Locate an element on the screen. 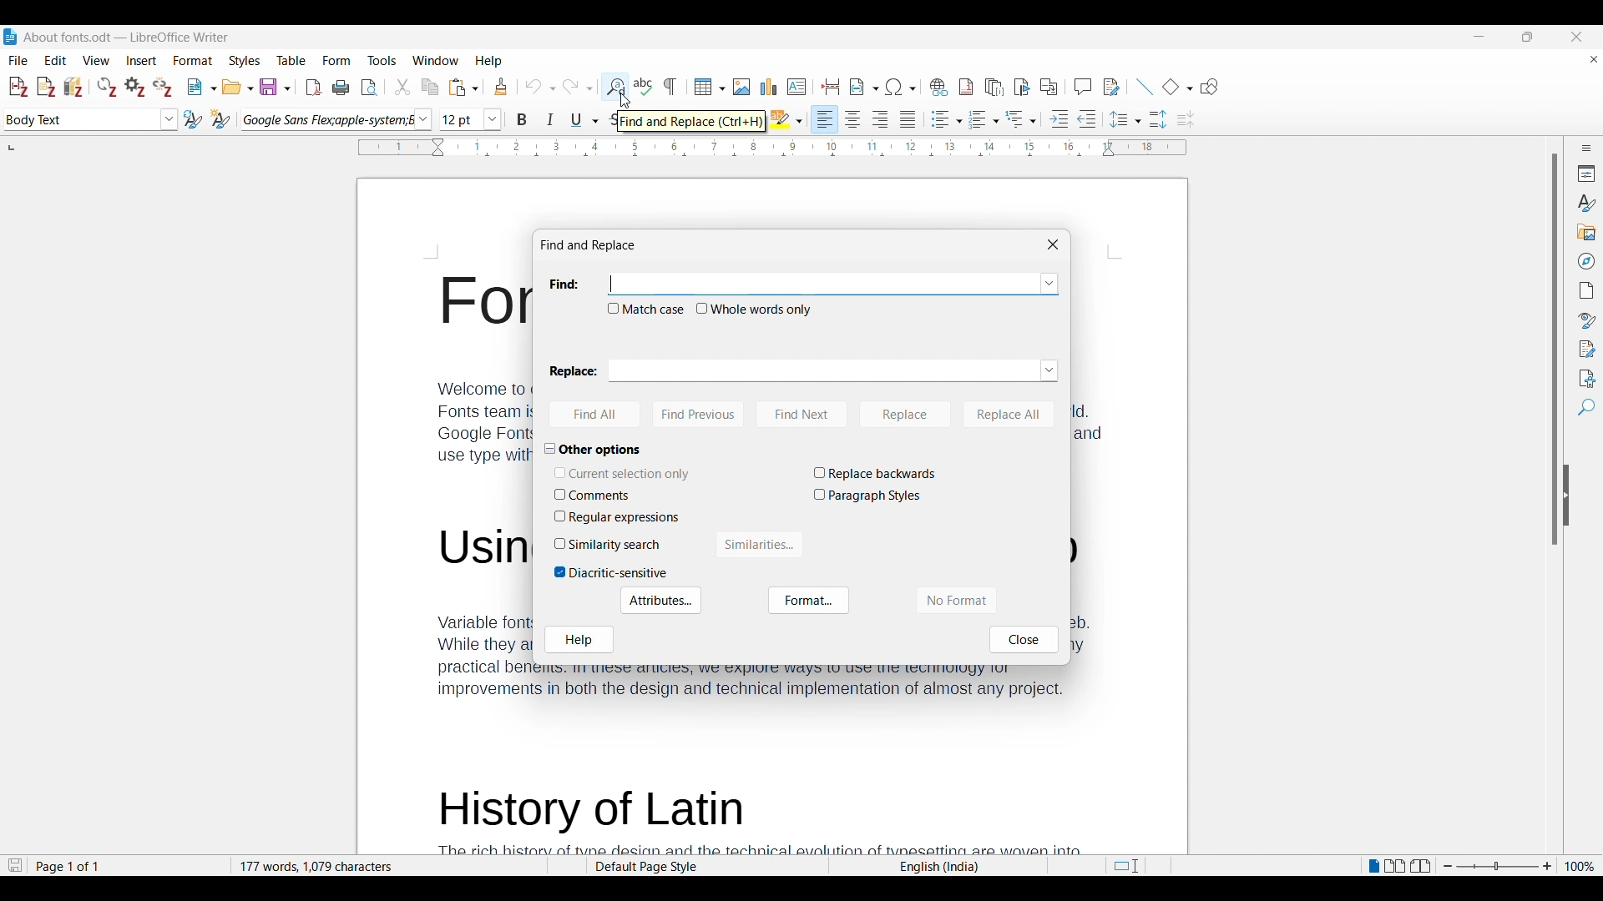 The width and height of the screenshot is (1603, 901). Gallery  is located at coordinates (1585, 232).